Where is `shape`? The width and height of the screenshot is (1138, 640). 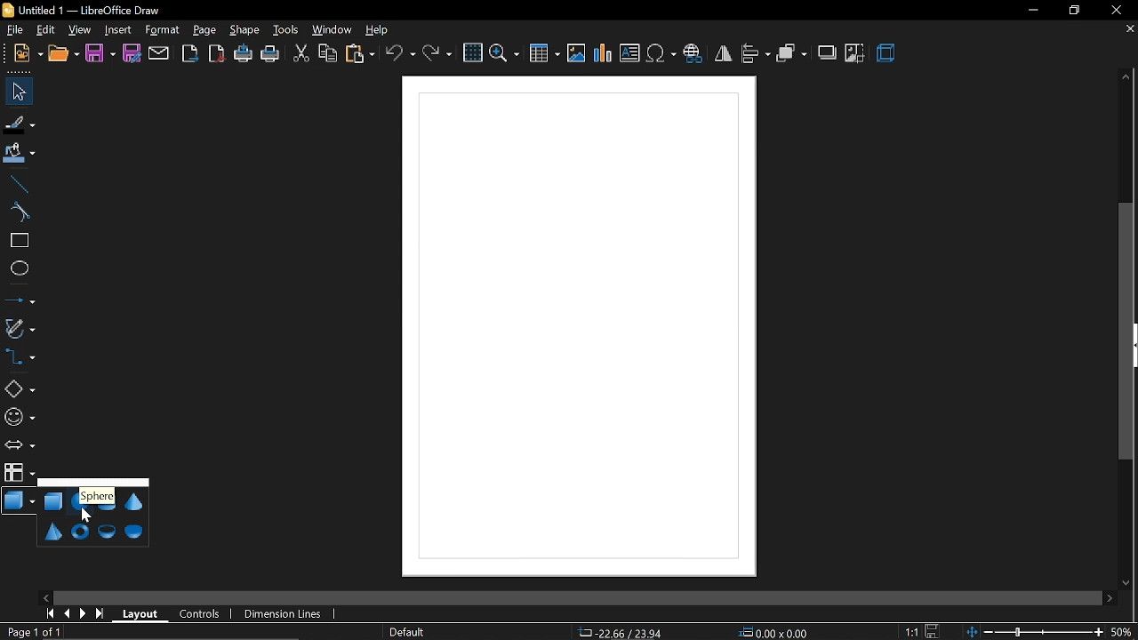 shape is located at coordinates (246, 31).